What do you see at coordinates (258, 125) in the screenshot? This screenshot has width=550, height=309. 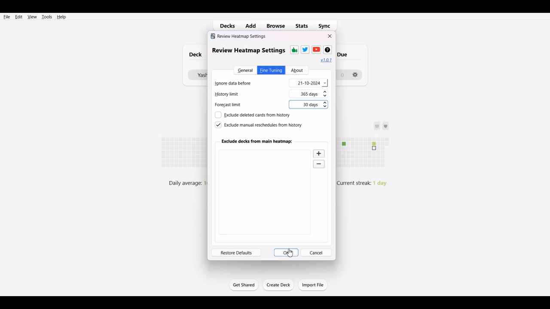 I see `Exclude manual reschedule from history` at bounding box center [258, 125].